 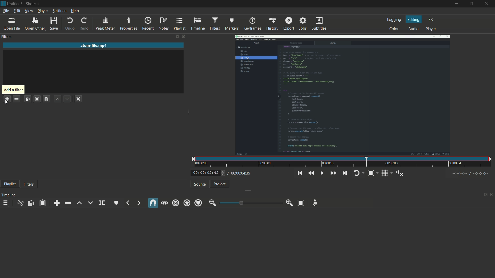 What do you see at coordinates (206, 173) in the screenshot?
I see `current itme` at bounding box center [206, 173].